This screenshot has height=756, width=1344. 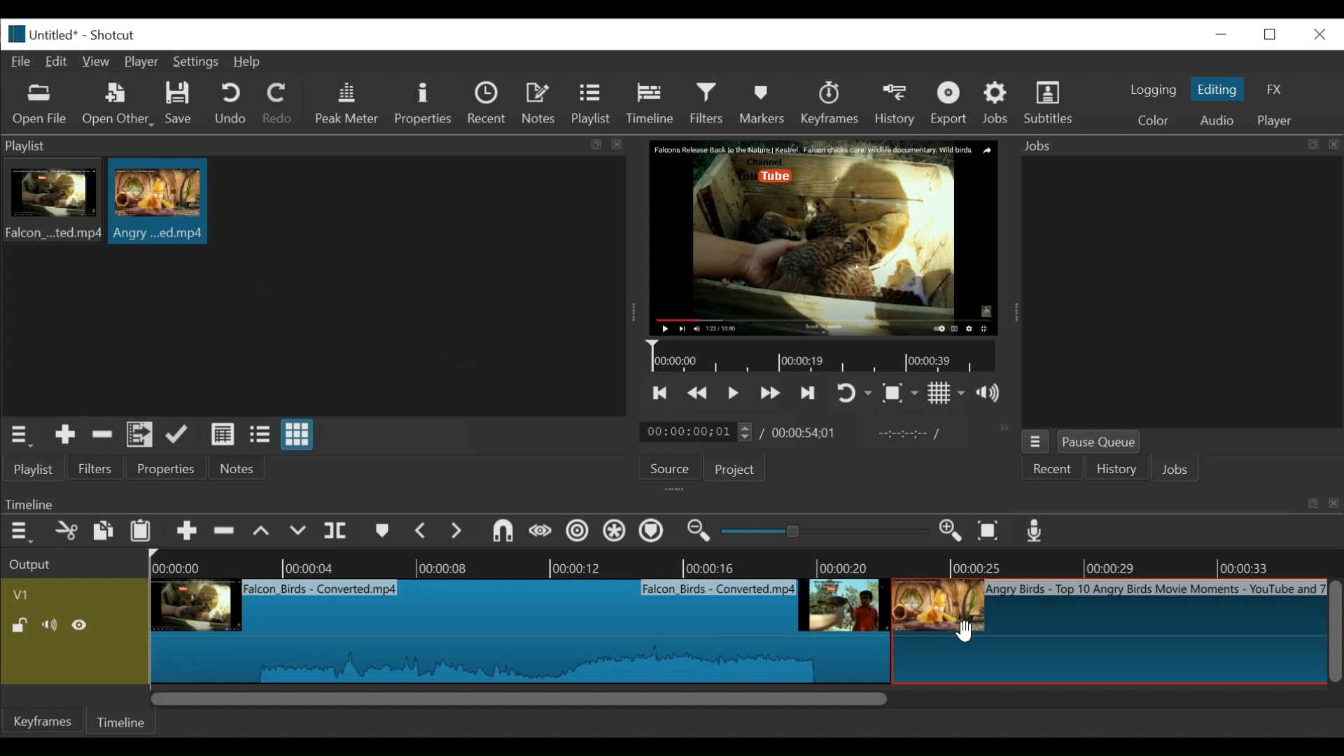 What do you see at coordinates (654, 533) in the screenshot?
I see `Ripple markers` at bounding box center [654, 533].